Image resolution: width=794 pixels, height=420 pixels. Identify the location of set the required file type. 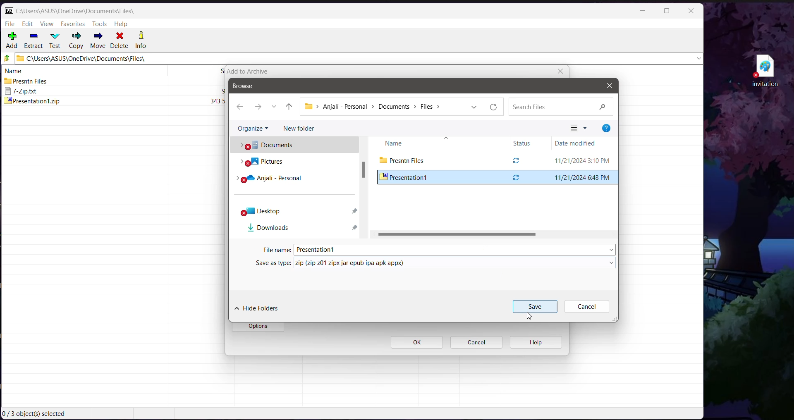
(454, 262).